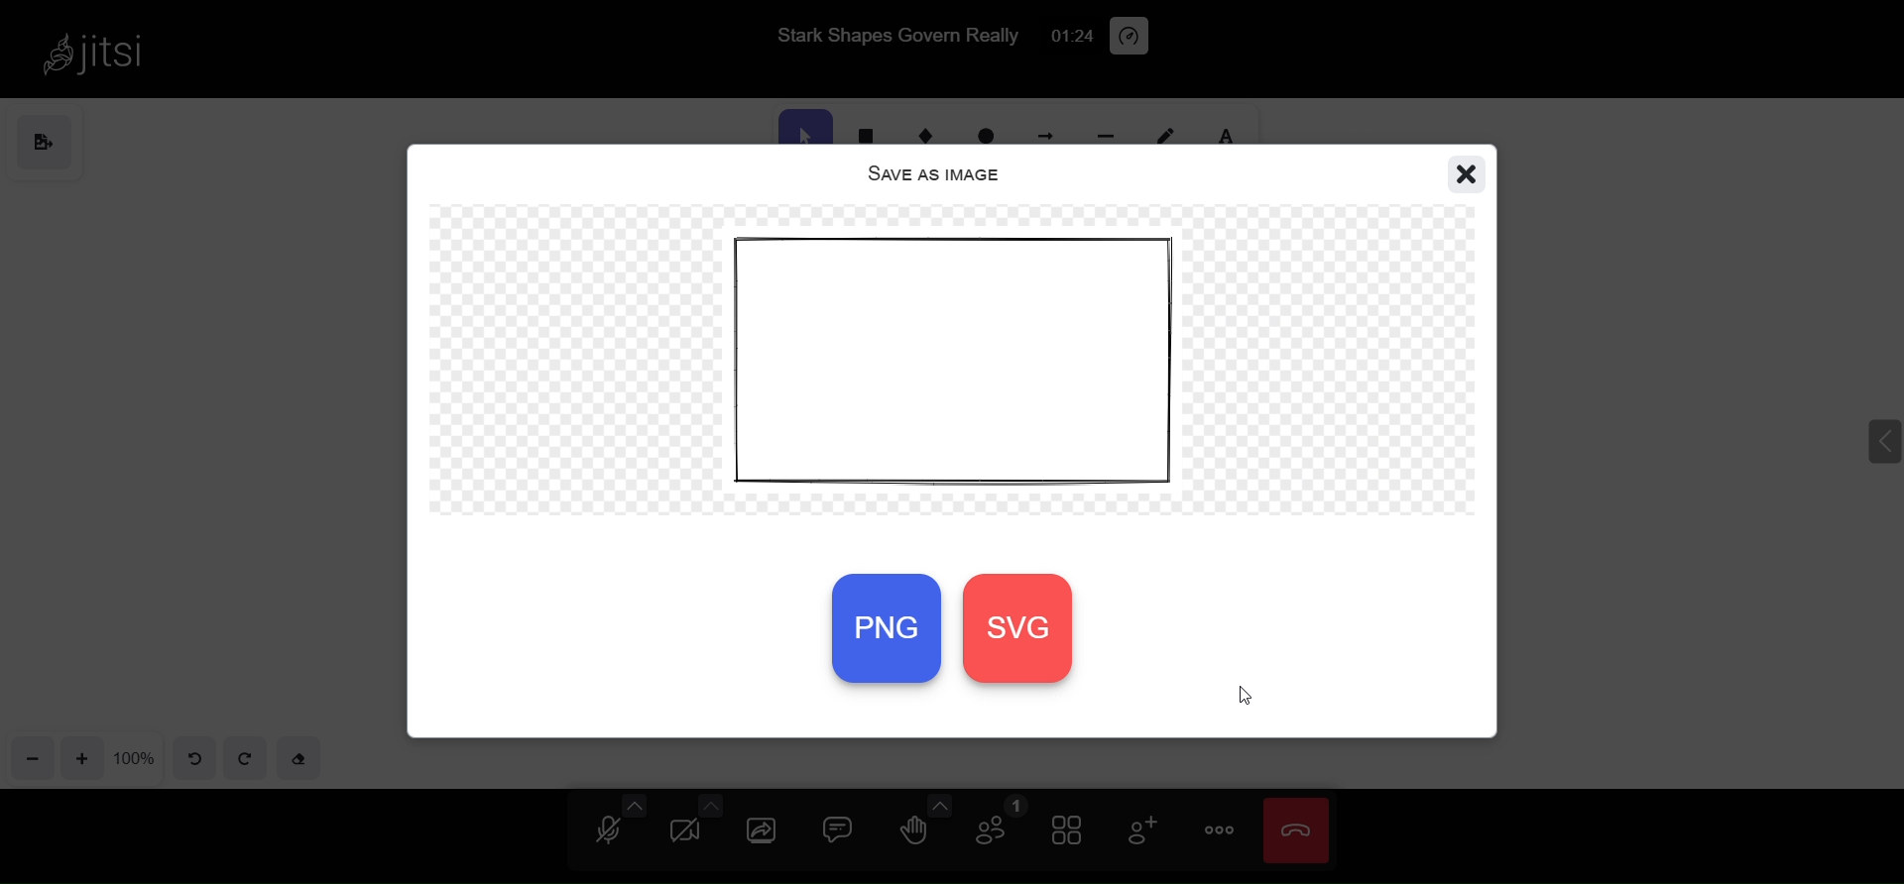 Image resolution: width=1904 pixels, height=884 pixels. What do you see at coordinates (1130, 36) in the screenshot?
I see `performance setting` at bounding box center [1130, 36].